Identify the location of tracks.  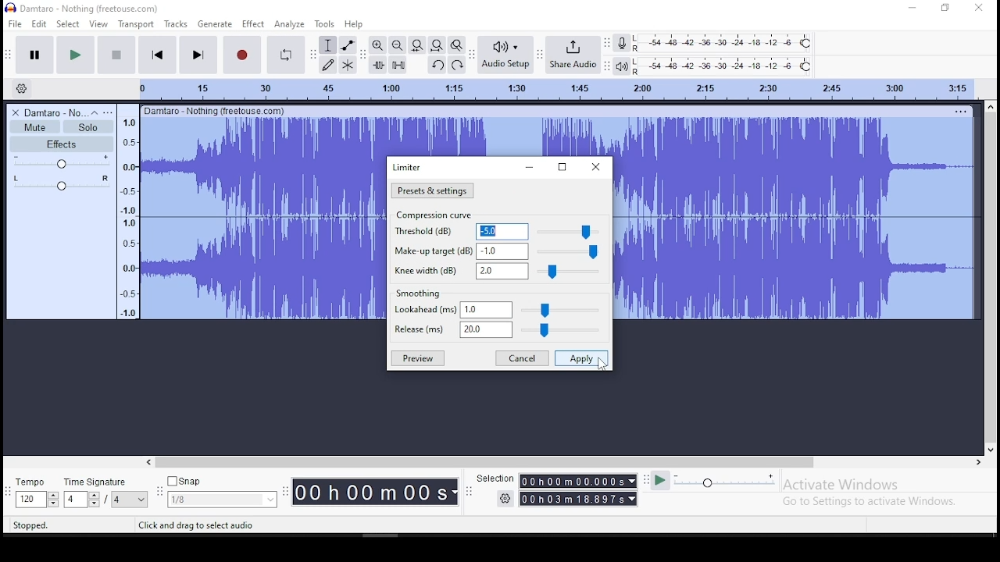
(176, 23).